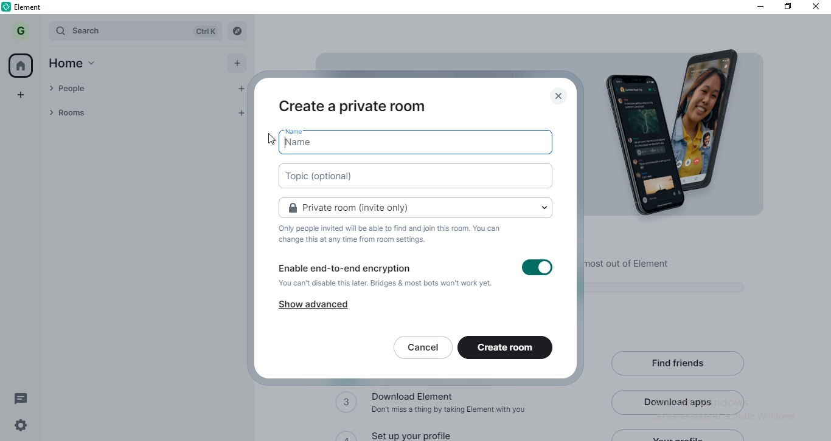  What do you see at coordinates (679, 401) in the screenshot?
I see `download apps` at bounding box center [679, 401].